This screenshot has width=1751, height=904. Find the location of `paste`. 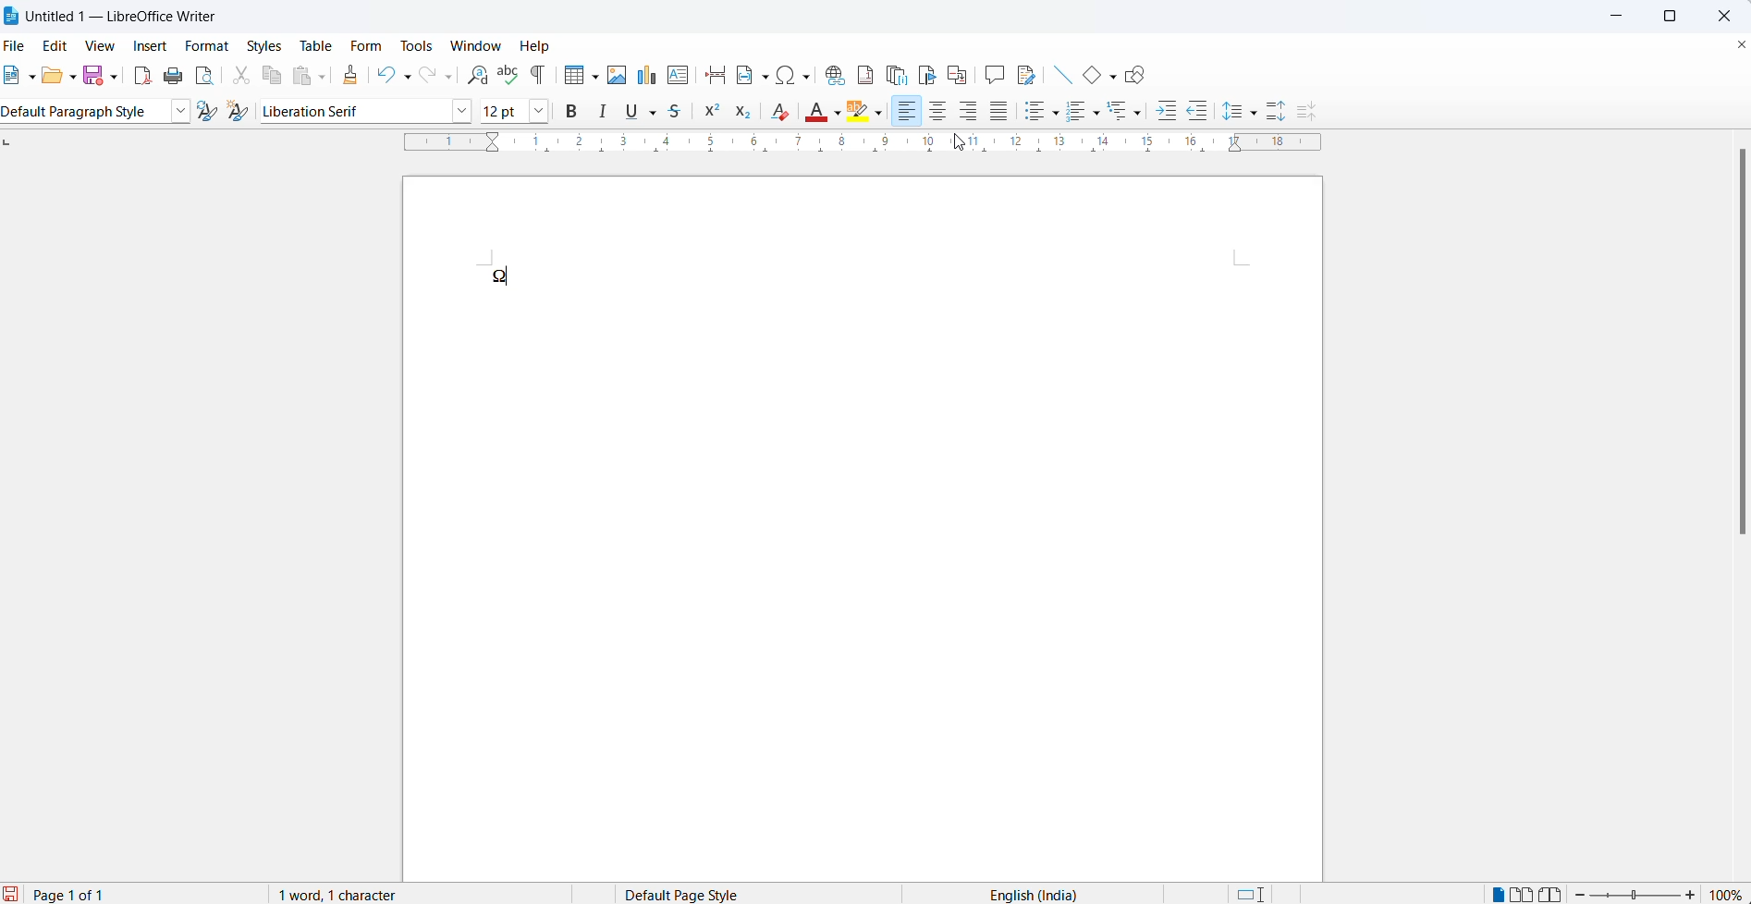

paste is located at coordinates (300, 78).